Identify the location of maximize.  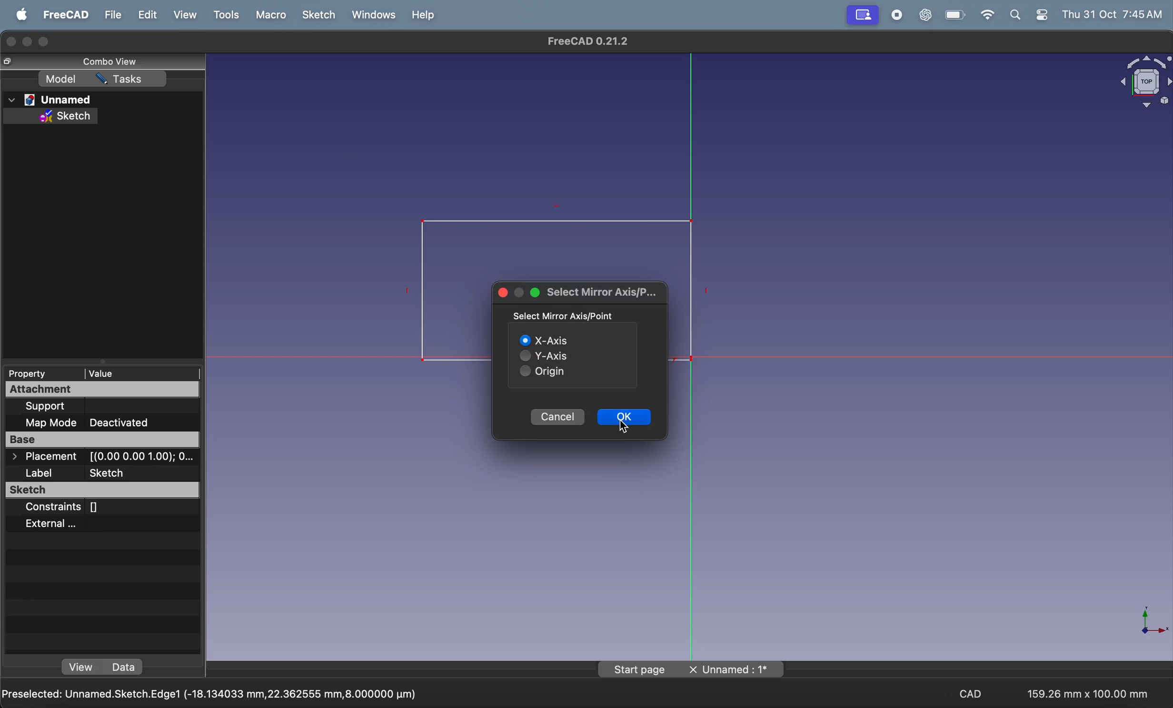
(533, 292).